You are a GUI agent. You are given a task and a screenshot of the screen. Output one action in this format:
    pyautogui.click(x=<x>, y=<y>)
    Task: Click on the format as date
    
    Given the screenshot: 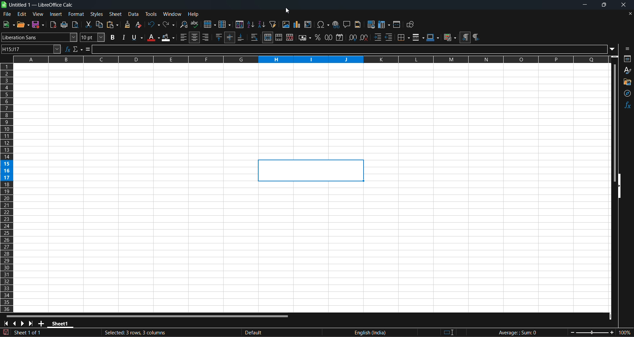 What is the action you would take?
    pyautogui.click(x=341, y=37)
    